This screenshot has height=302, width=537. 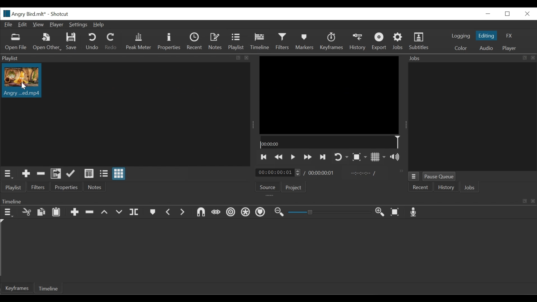 What do you see at coordinates (56, 24) in the screenshot?
I see `Player` at bounding box center [56, 24].